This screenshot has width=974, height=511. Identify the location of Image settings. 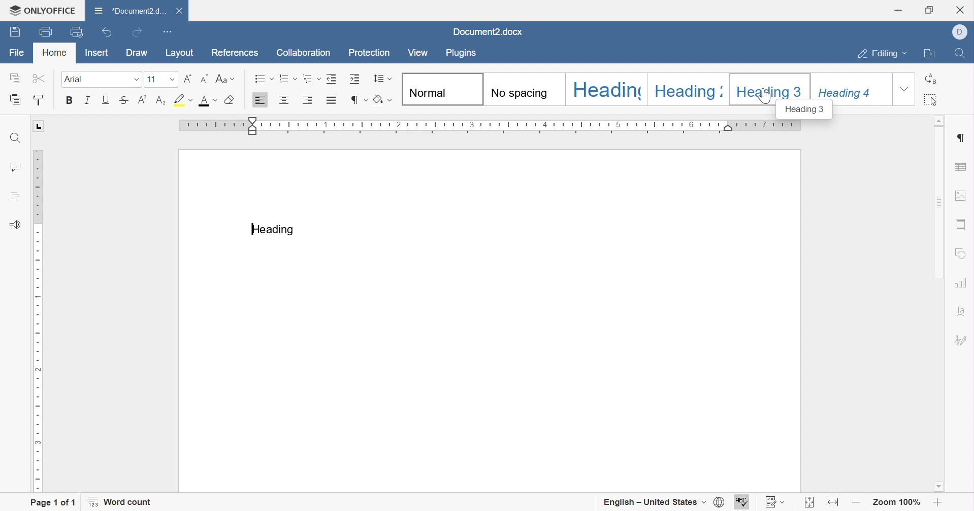
(961, 195).